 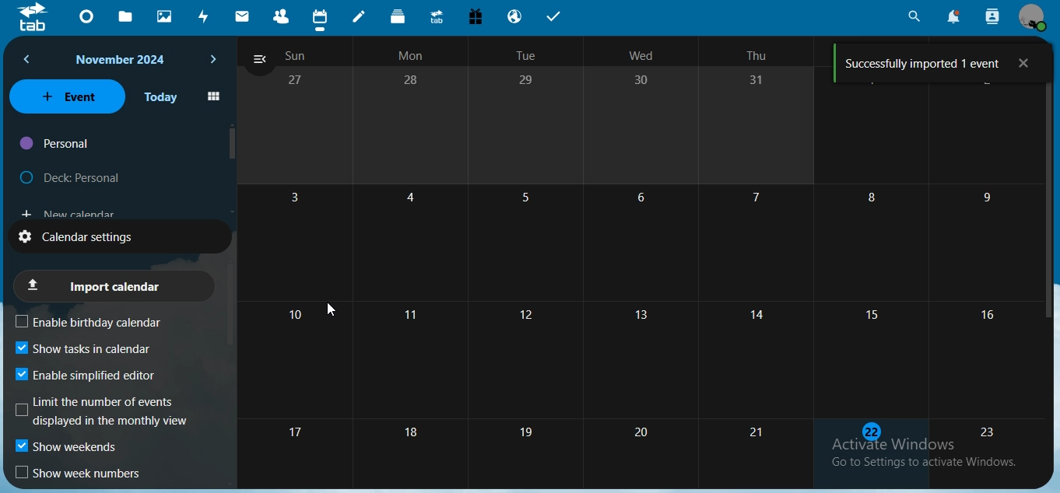 I want to click on activity, so click(x=205, y=19).